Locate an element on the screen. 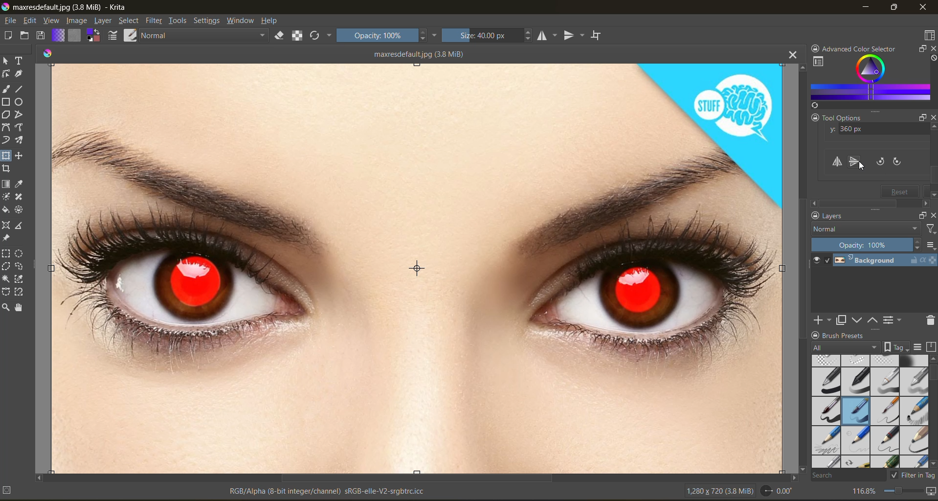  vertical scroll bar is located at coordinates (932, 381).